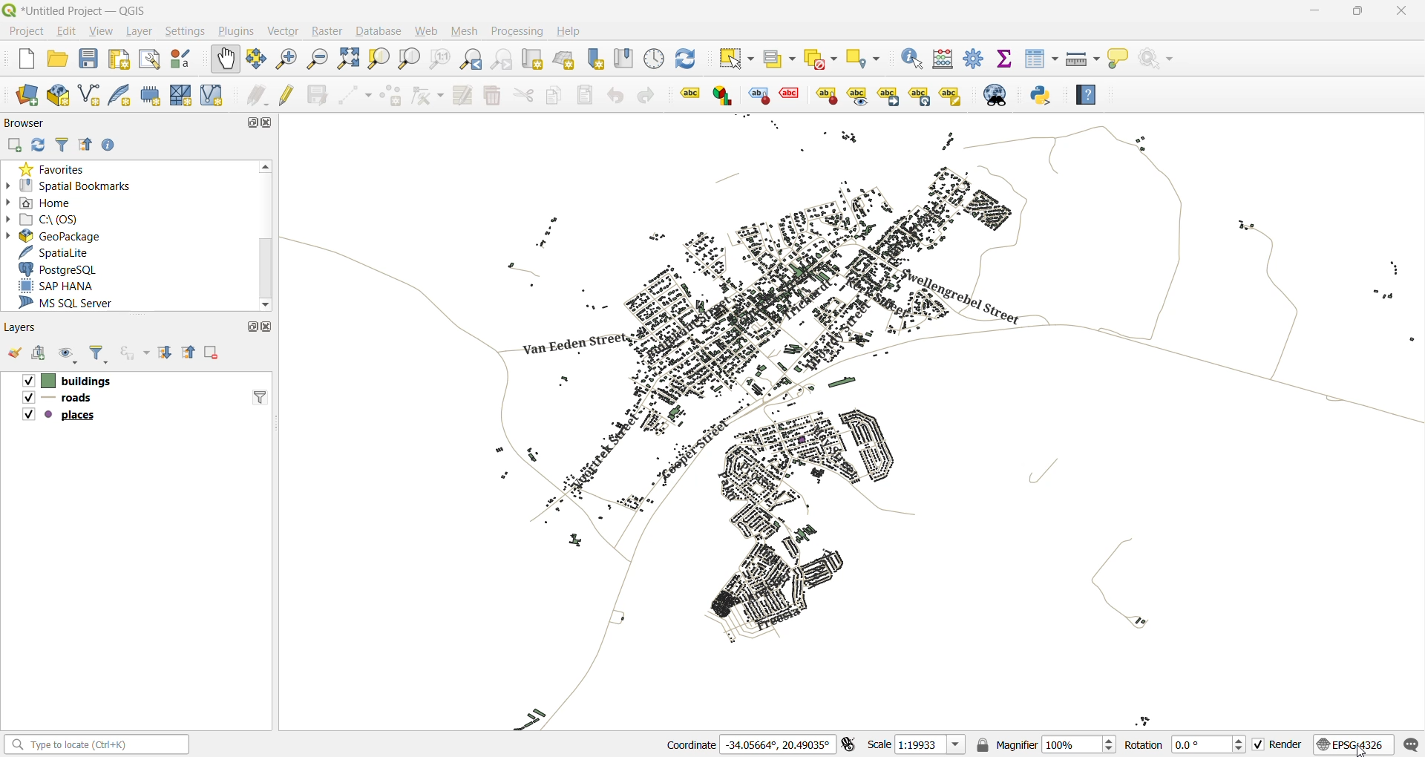 The width and height of the screenshot is (1425, 757). What do you see at coordinates (266, 235) in the screenshot?
I see `vertical scroll bar` at bounding box center [266, 235].